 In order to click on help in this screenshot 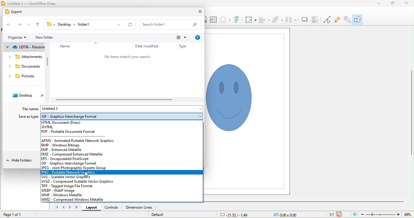, I will do `click(198, 38)`.